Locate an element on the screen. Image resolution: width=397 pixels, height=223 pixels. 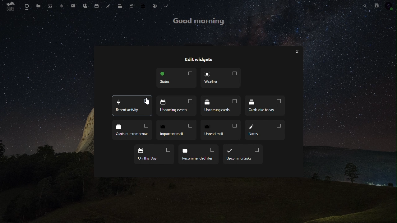
Email hosting is located at coordinates (155, 6).